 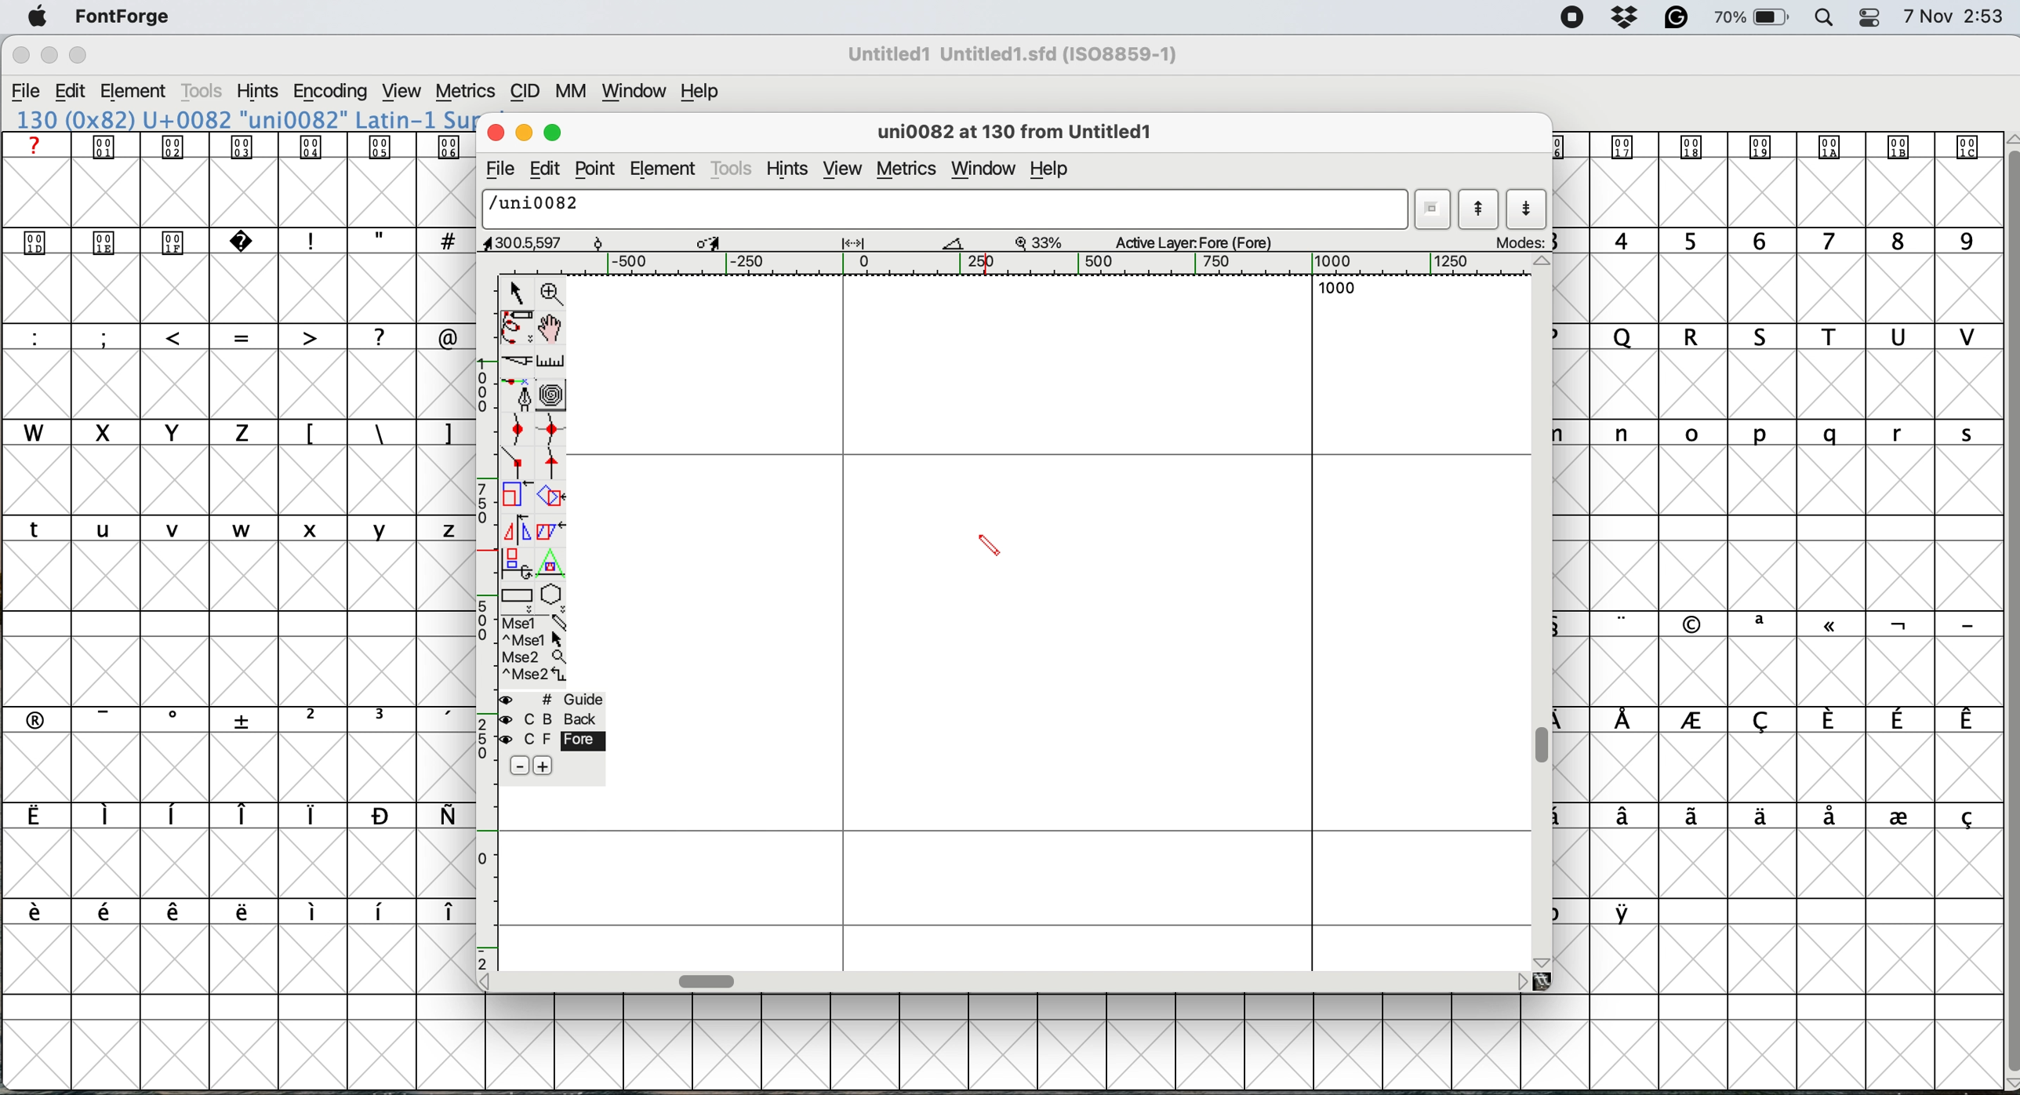 What do you see at coordinates (696, 93) in the screenshot?
I see `help` at bounding box center [696, 93].